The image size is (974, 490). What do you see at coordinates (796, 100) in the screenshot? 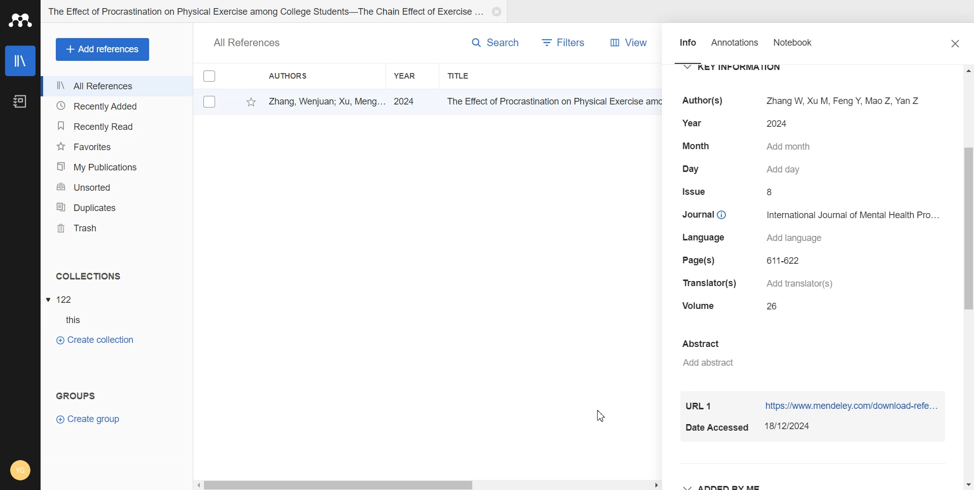
I see `Author(s) Zhang W, XuM, FengY, Mao Z, Yan Z` at bounding box center [796, 100].